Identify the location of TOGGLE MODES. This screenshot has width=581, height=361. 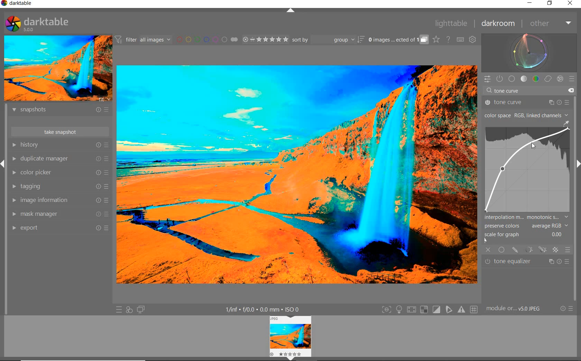
(429, 310).